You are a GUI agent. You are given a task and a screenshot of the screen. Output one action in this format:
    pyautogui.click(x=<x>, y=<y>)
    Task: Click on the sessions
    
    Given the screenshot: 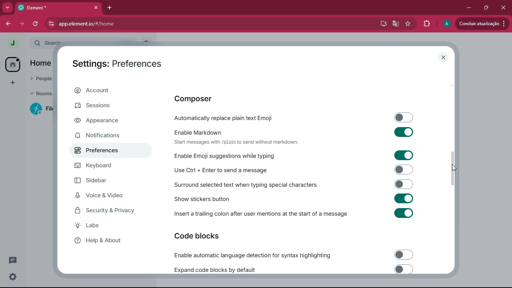 What is the action you would take?
    pyautogui.click(x=106, y=106)
    